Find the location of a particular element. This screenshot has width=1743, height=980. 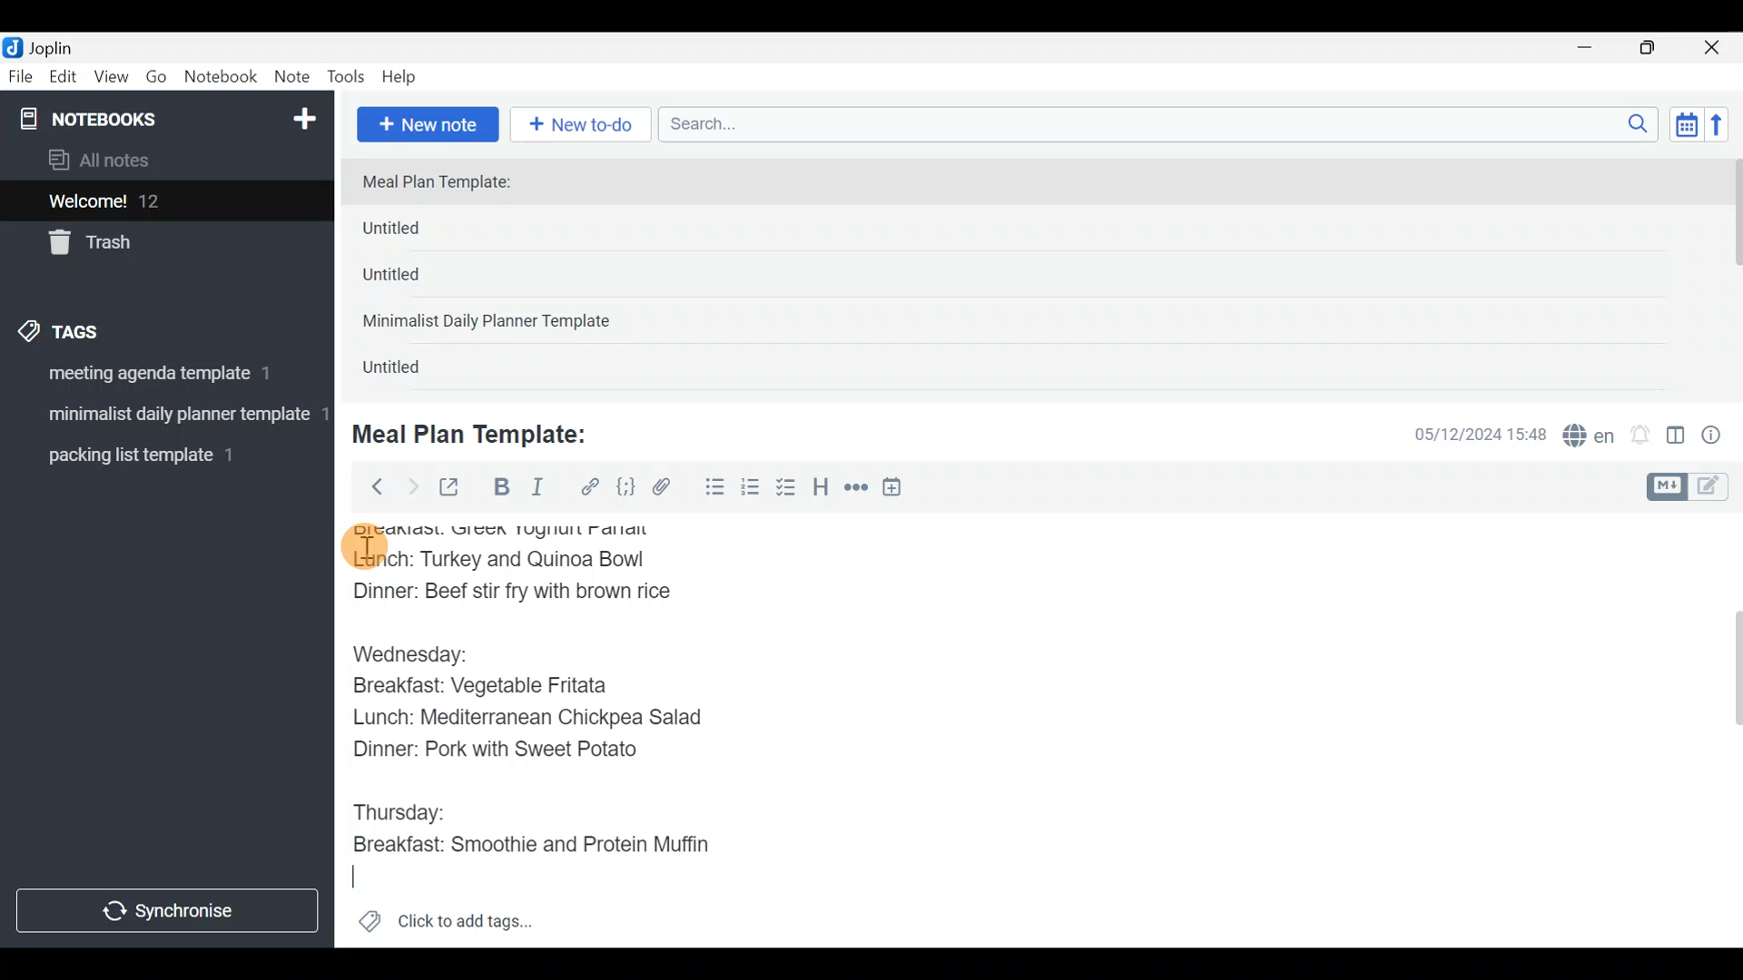

Meal Plan Template: is located at coordinates (481, 432).